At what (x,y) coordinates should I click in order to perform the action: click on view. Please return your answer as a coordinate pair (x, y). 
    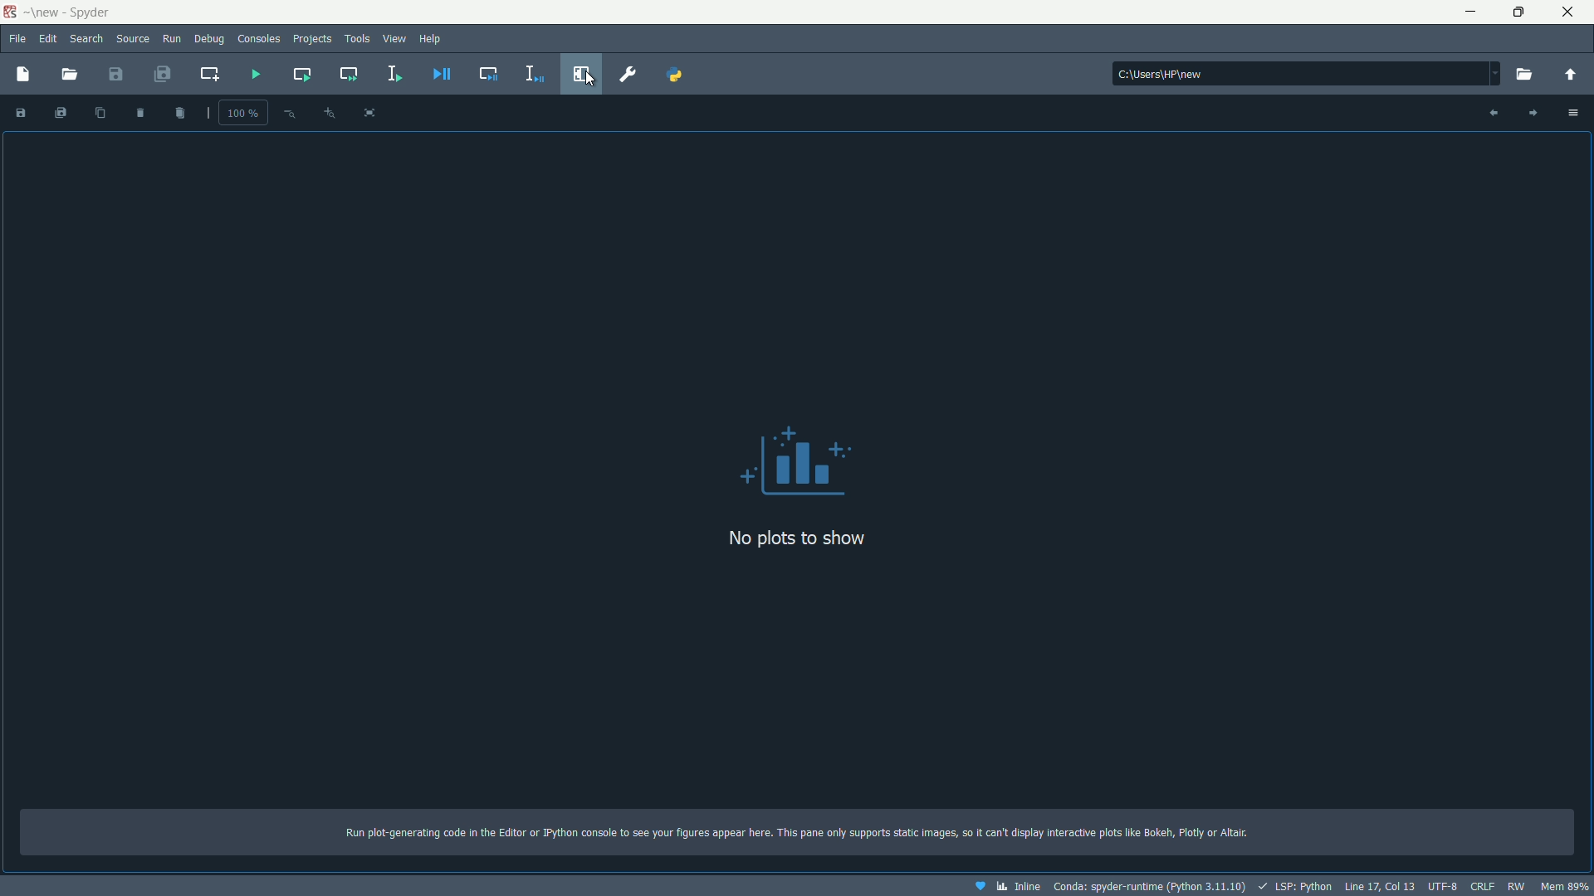
    Looking at the image, I should click on (395, 37).